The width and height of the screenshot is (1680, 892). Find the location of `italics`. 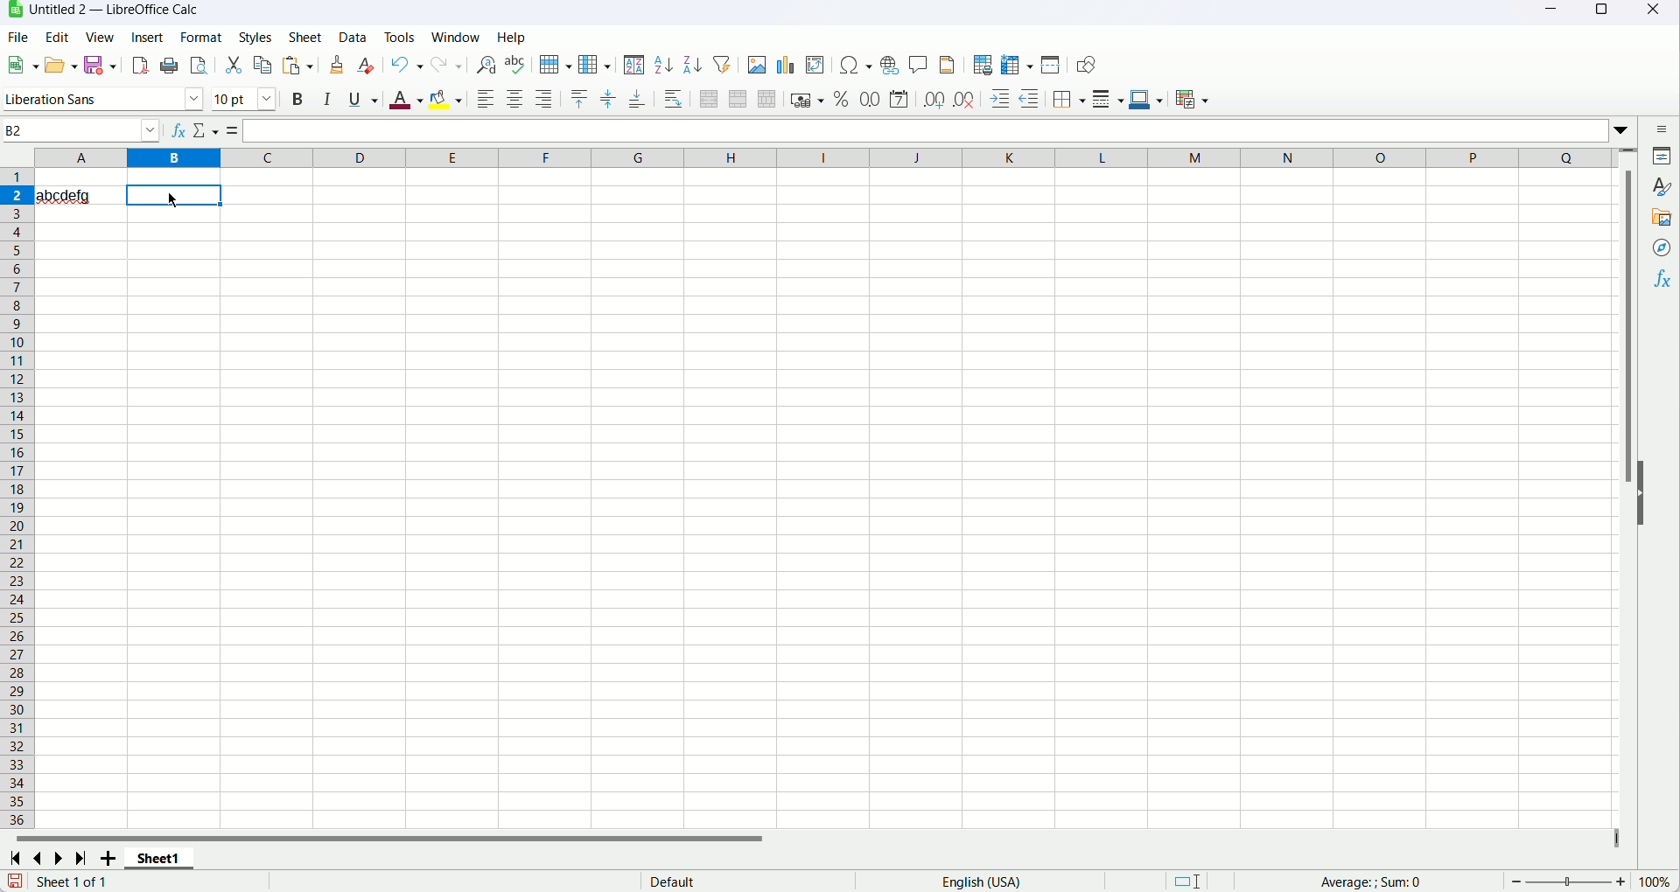

italics is located at coordinates (327, 99).